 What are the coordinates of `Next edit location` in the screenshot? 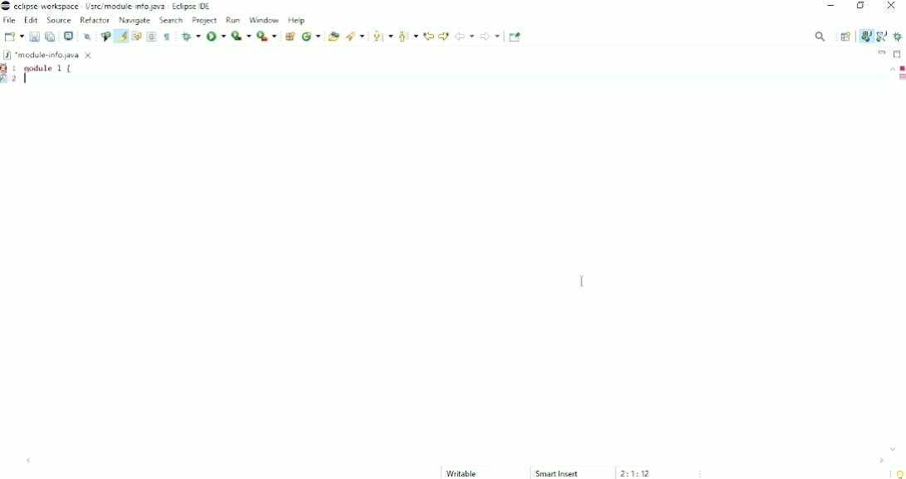 It's located at (444, 35).